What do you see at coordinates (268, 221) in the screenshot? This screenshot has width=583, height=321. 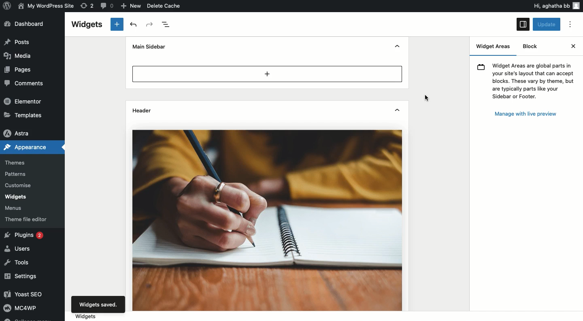 I see `Header image added` at bounding box center [268, 221].